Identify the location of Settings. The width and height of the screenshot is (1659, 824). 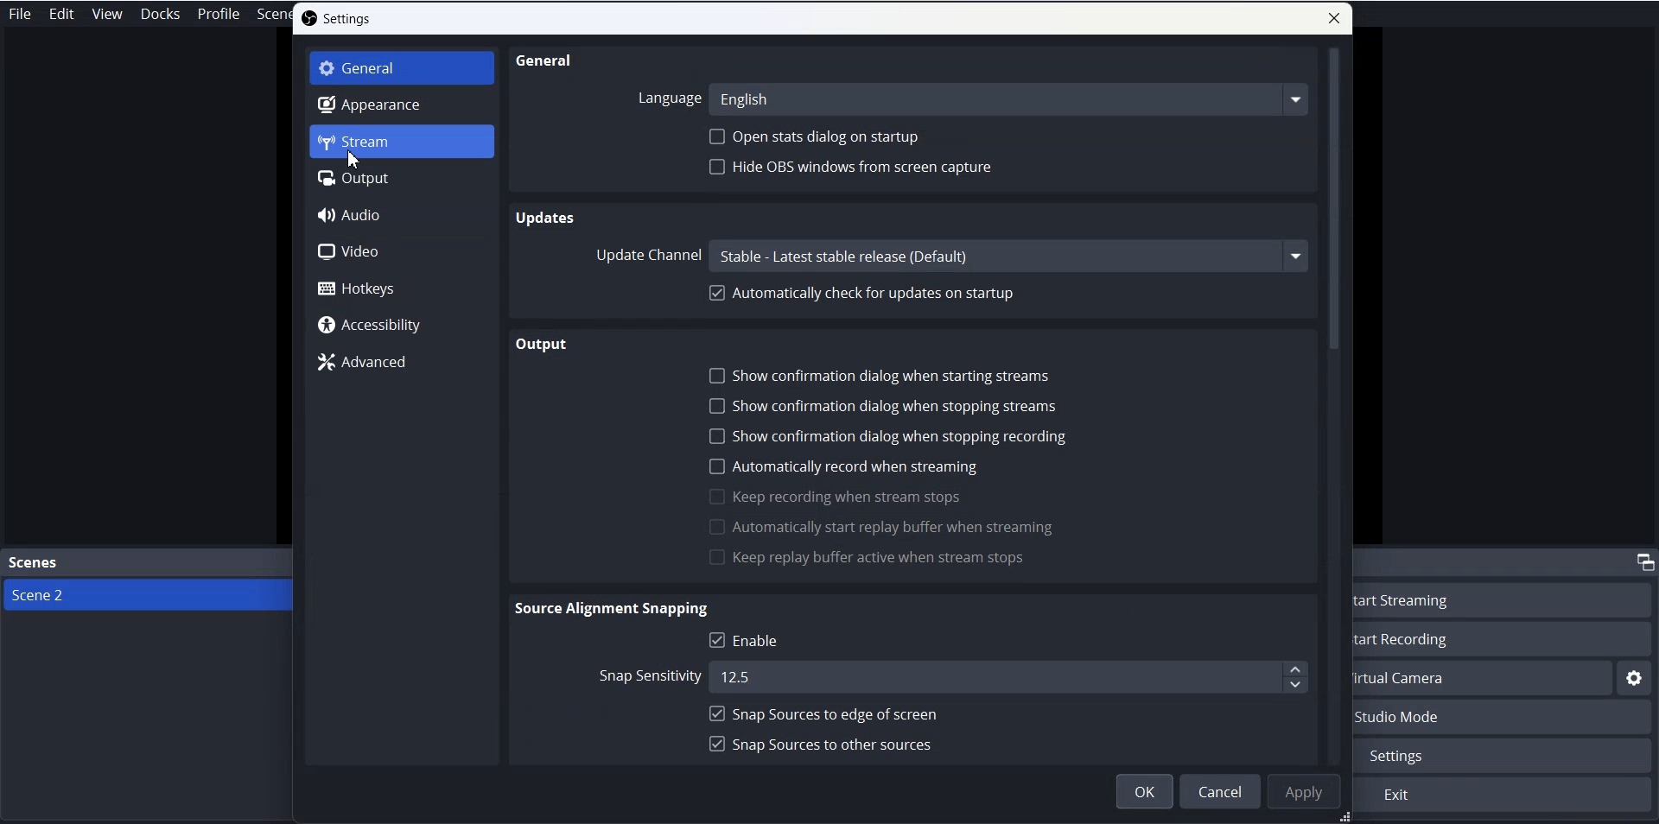
(1507, 756).